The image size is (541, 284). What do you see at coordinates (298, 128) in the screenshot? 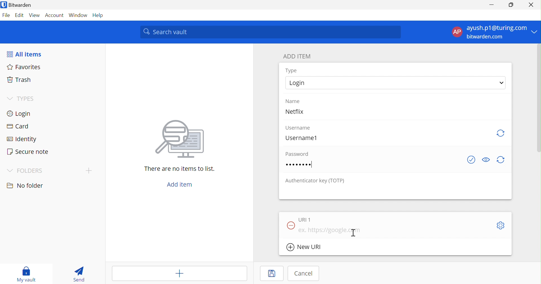
I see `Username` at bounding box center [298, 128].